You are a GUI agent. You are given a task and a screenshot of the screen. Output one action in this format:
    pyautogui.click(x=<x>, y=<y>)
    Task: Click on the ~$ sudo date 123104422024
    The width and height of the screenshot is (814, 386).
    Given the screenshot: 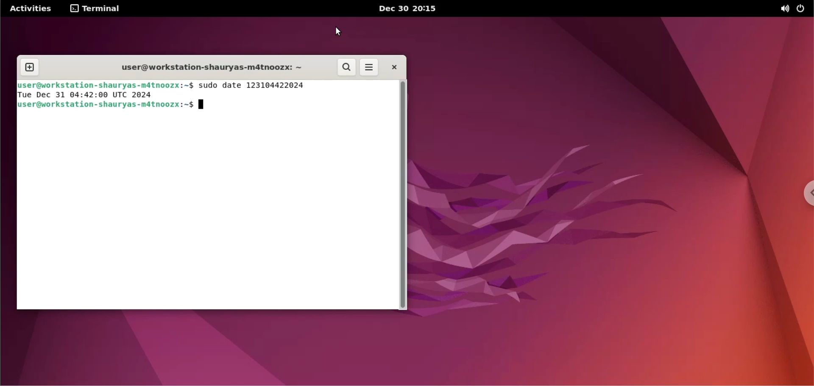 What is the action you would take?
    pyautogui.click(x=247, y=85)
    